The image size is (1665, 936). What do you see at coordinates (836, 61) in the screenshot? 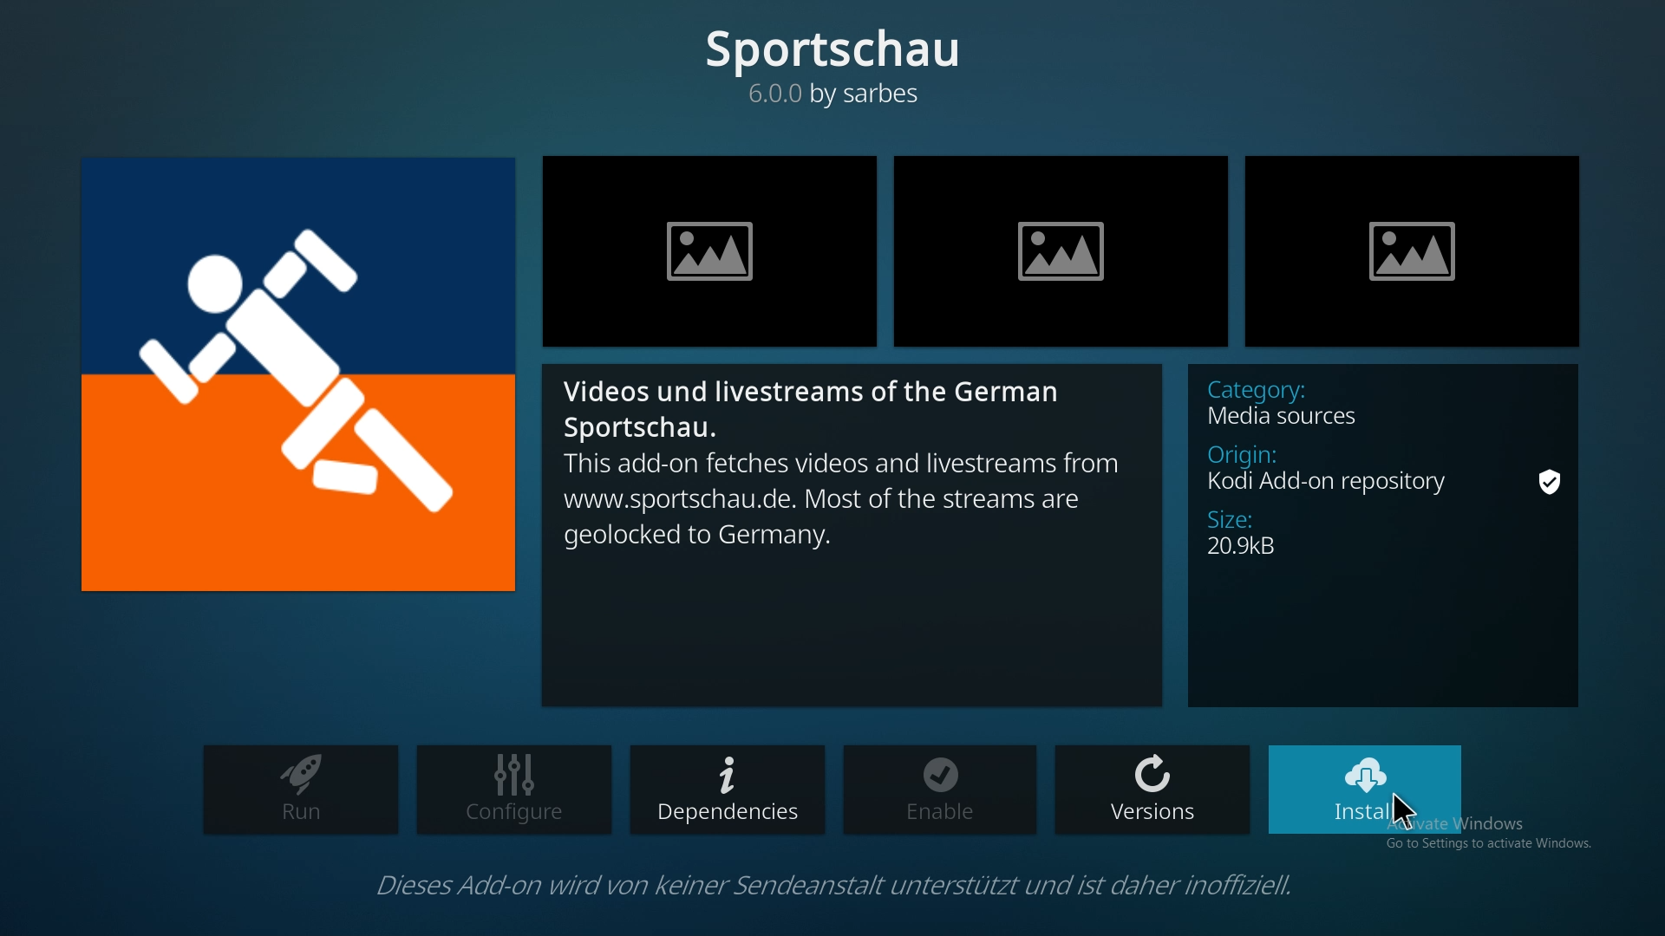
I see `sportschau` at bounding box center [836, 61].